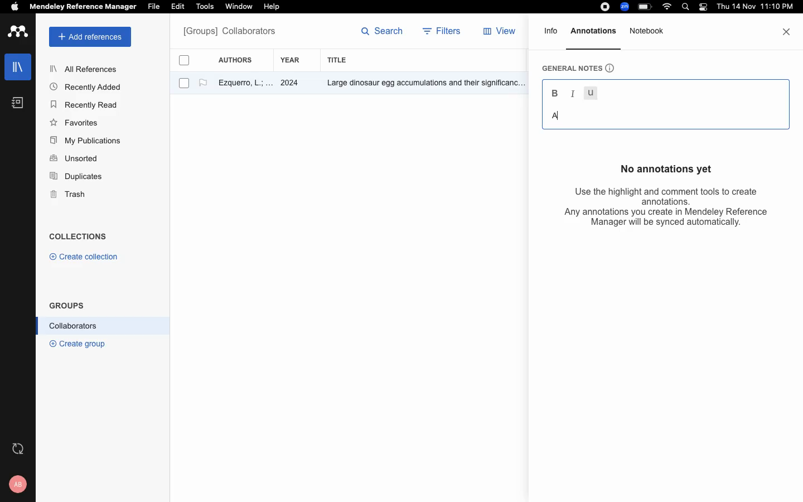  Describe the element at coordinates (626, 7) in the screenshot. I see `zoom` at that location.